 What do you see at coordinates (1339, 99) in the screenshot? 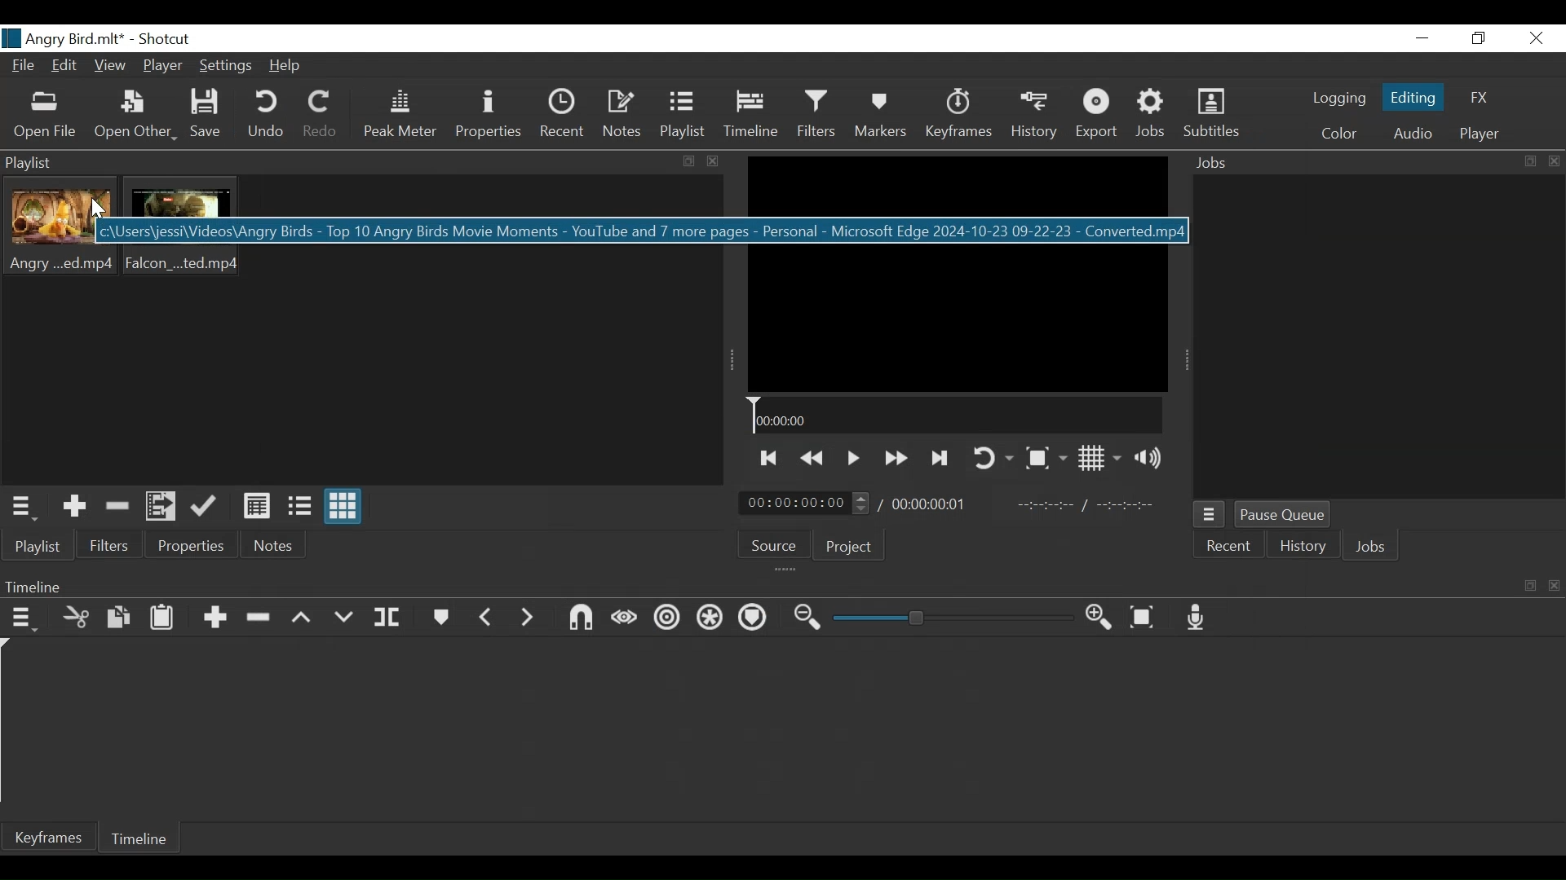
I see `logging` at bounding box center [1339, 99].